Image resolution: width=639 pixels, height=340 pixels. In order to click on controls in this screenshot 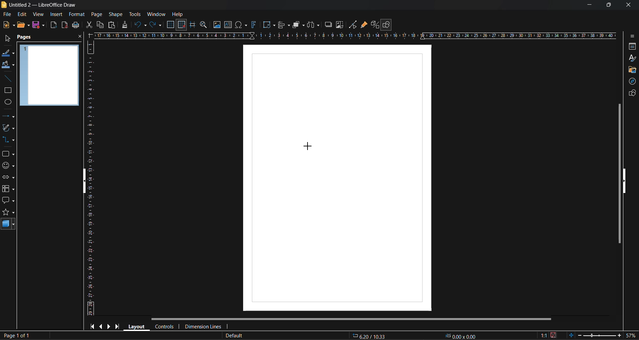, I will do `click(166, 326)`.